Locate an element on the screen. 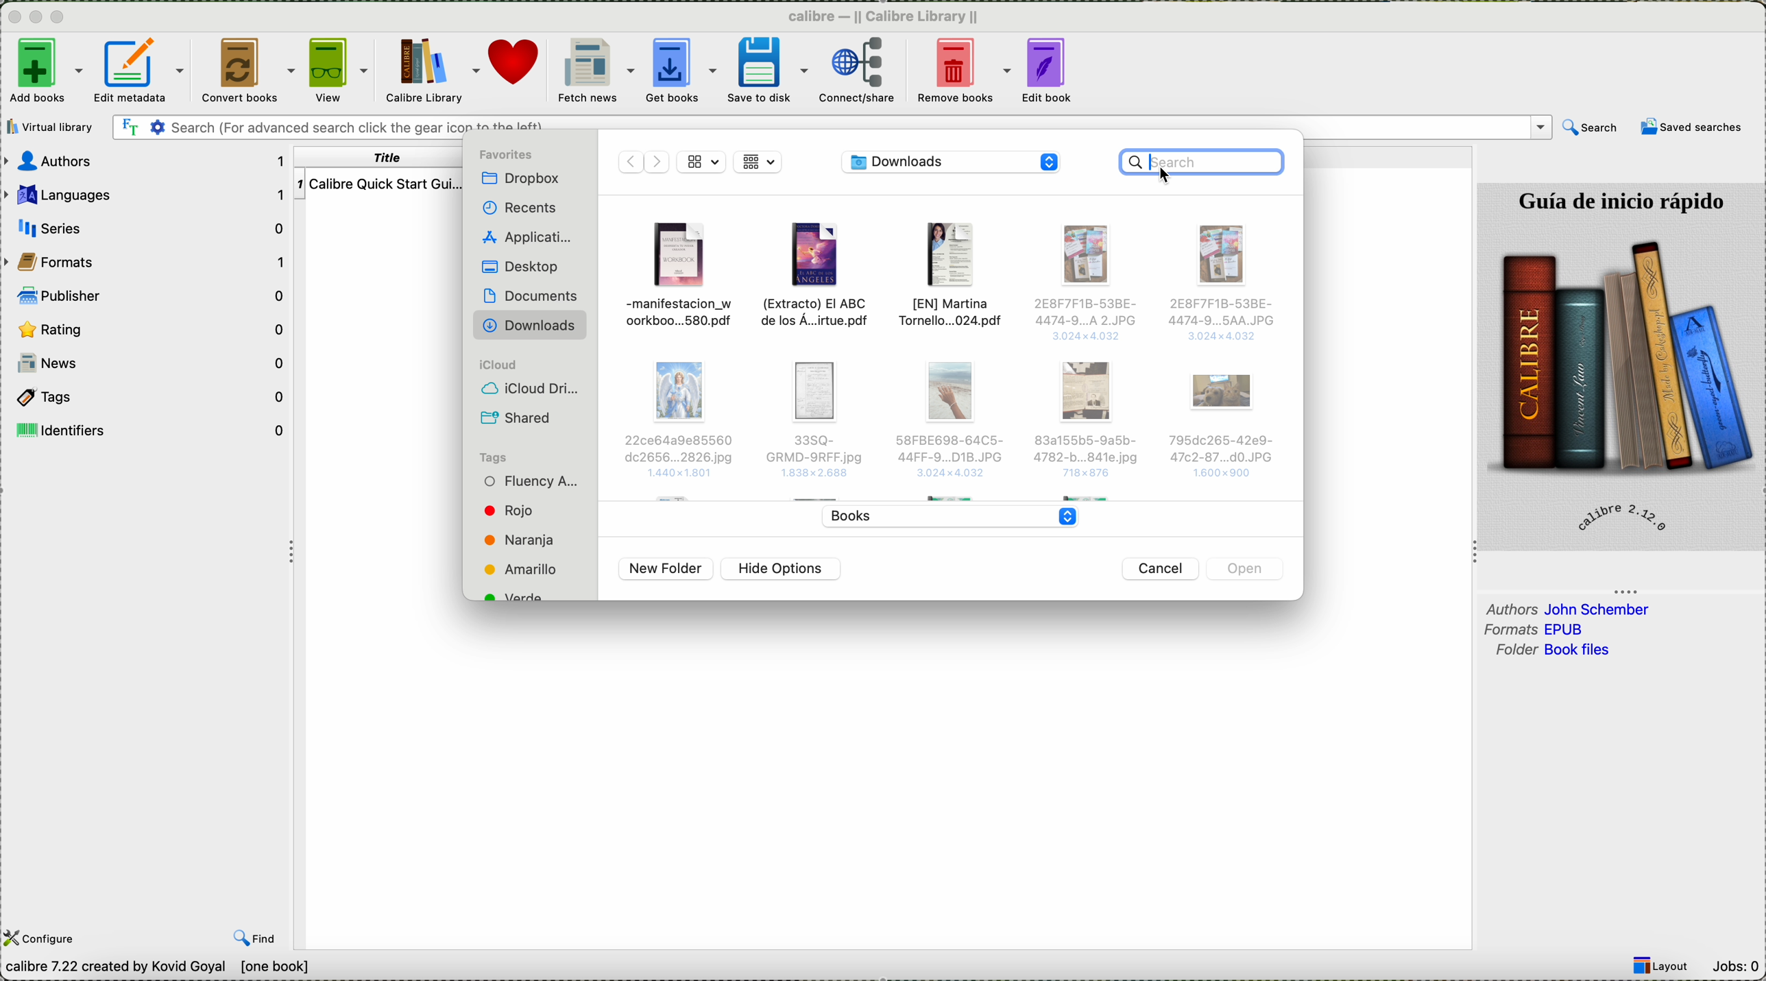  disable open button is located at coordinates (1244, 570).